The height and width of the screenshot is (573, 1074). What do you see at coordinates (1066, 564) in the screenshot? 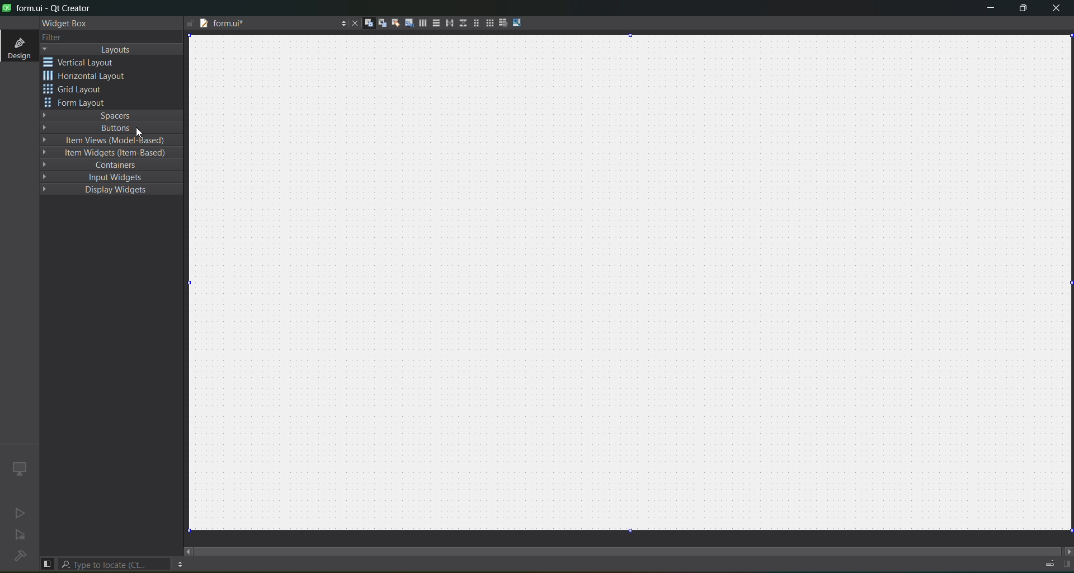
I see `show/hide right pane` at bounding box center [1066, 564].